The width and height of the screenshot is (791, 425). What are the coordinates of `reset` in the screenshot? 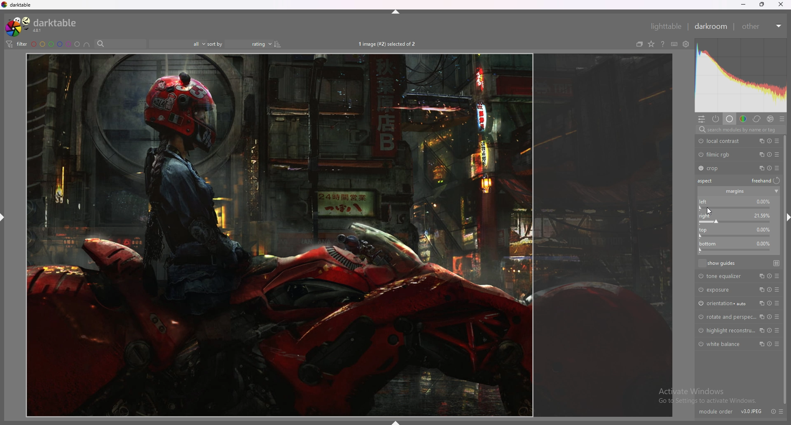 It's located at (768, 330).